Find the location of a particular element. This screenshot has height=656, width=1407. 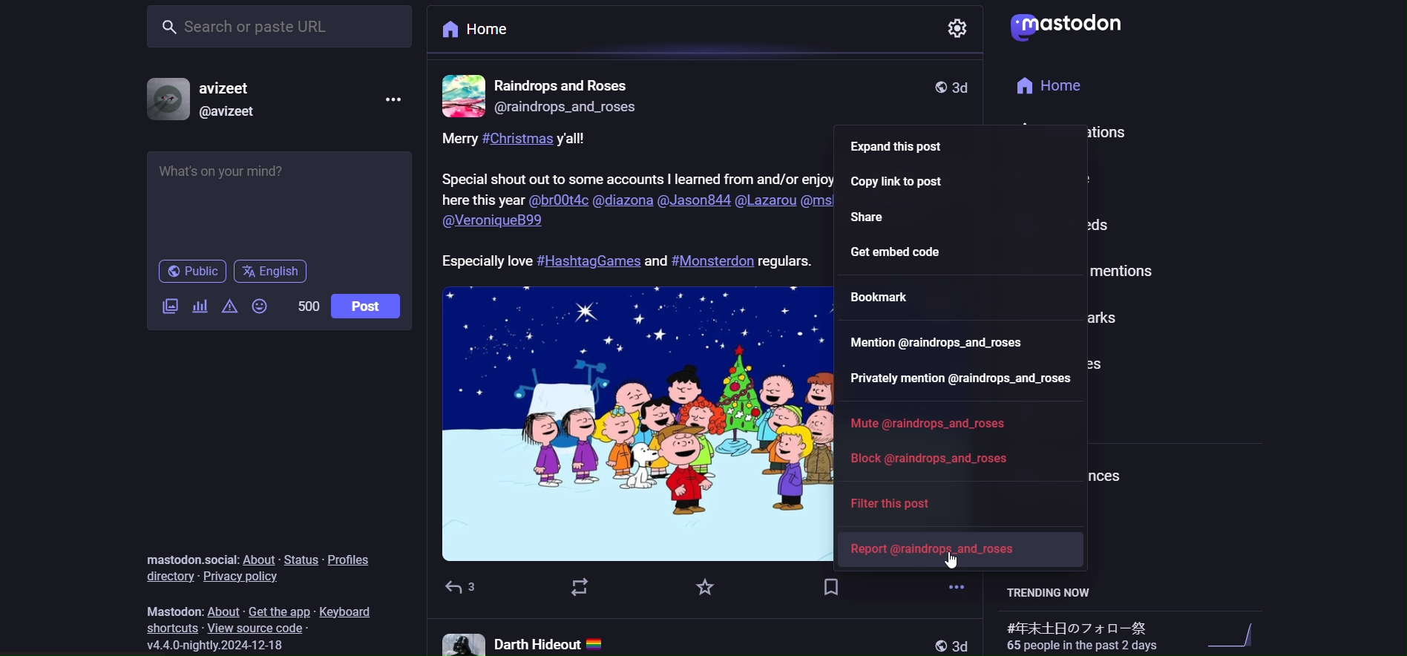

boost is located at coordinates (577, 589).